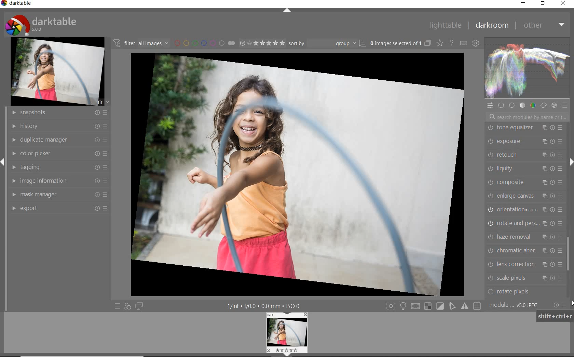 The height and width of the screenshot is (357, 574). I want to click on scale pixels, so click(525, 278).